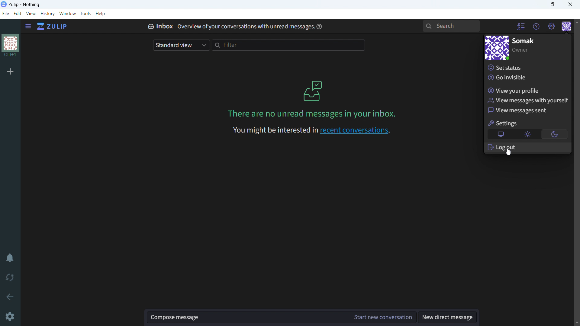 The image size is (580, 326). What do you see at coordinates (526, 78) in the screenshot?
I see `go invisible` at bounding box center [526, 78].